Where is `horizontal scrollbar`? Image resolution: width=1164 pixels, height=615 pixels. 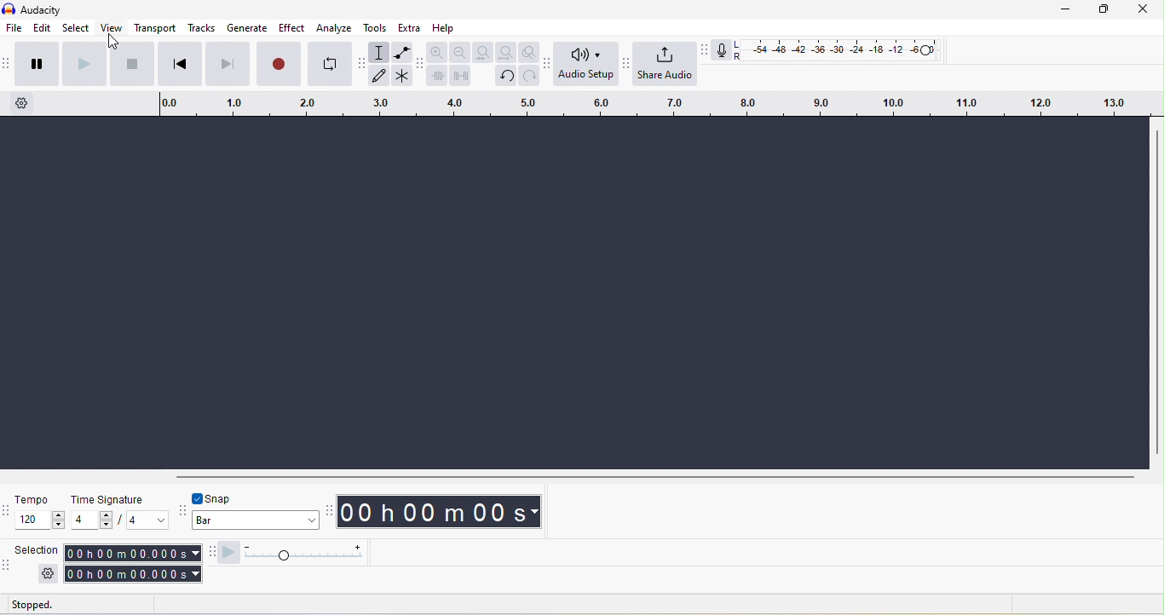 horizontal scrollbar is located at coordinates (655, 478).